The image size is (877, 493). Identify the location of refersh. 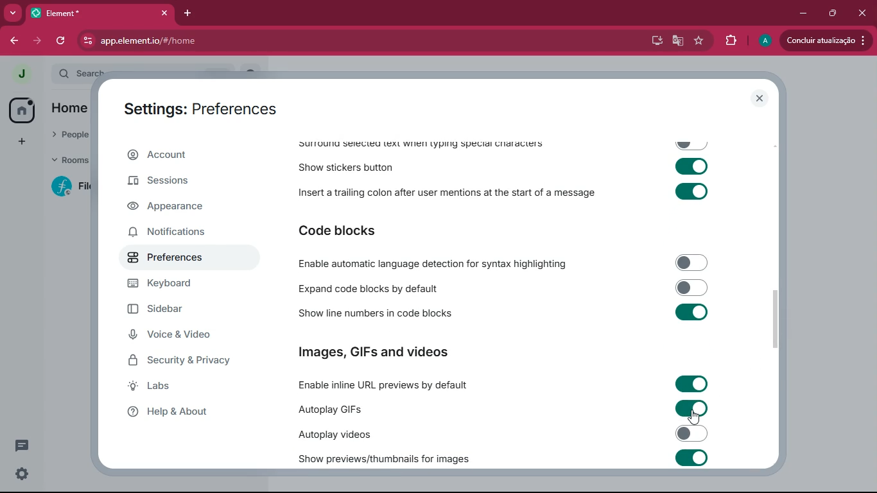
(62, 40).